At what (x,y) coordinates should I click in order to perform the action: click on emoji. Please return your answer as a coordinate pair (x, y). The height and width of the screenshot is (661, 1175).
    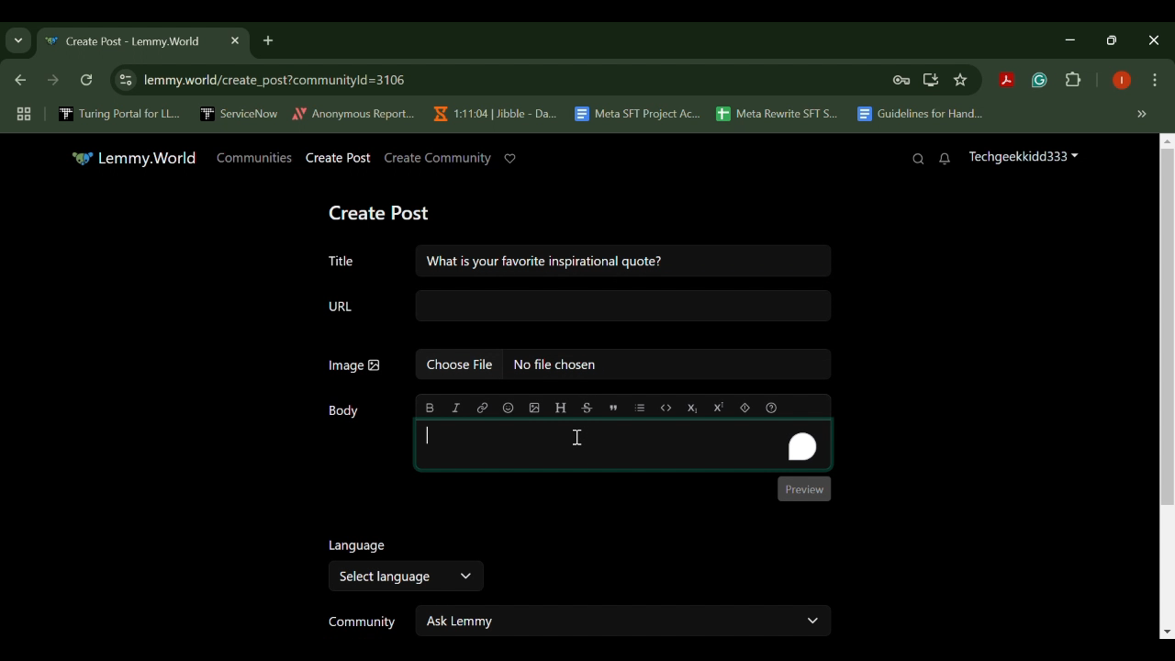
    Looking at the image, I should click on (507, 408).